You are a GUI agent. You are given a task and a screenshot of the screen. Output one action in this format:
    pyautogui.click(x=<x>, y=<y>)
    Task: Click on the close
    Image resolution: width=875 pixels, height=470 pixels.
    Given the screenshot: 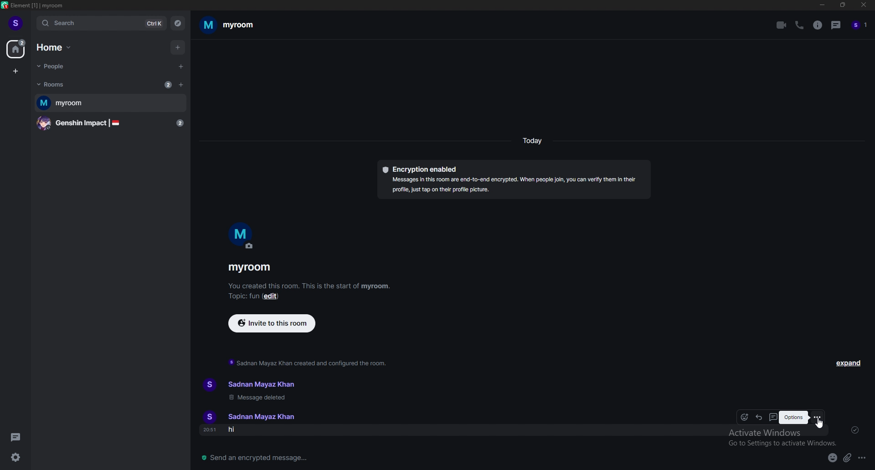 What is the action you would take?
    pyautogui.click(x=862, y=5)
    